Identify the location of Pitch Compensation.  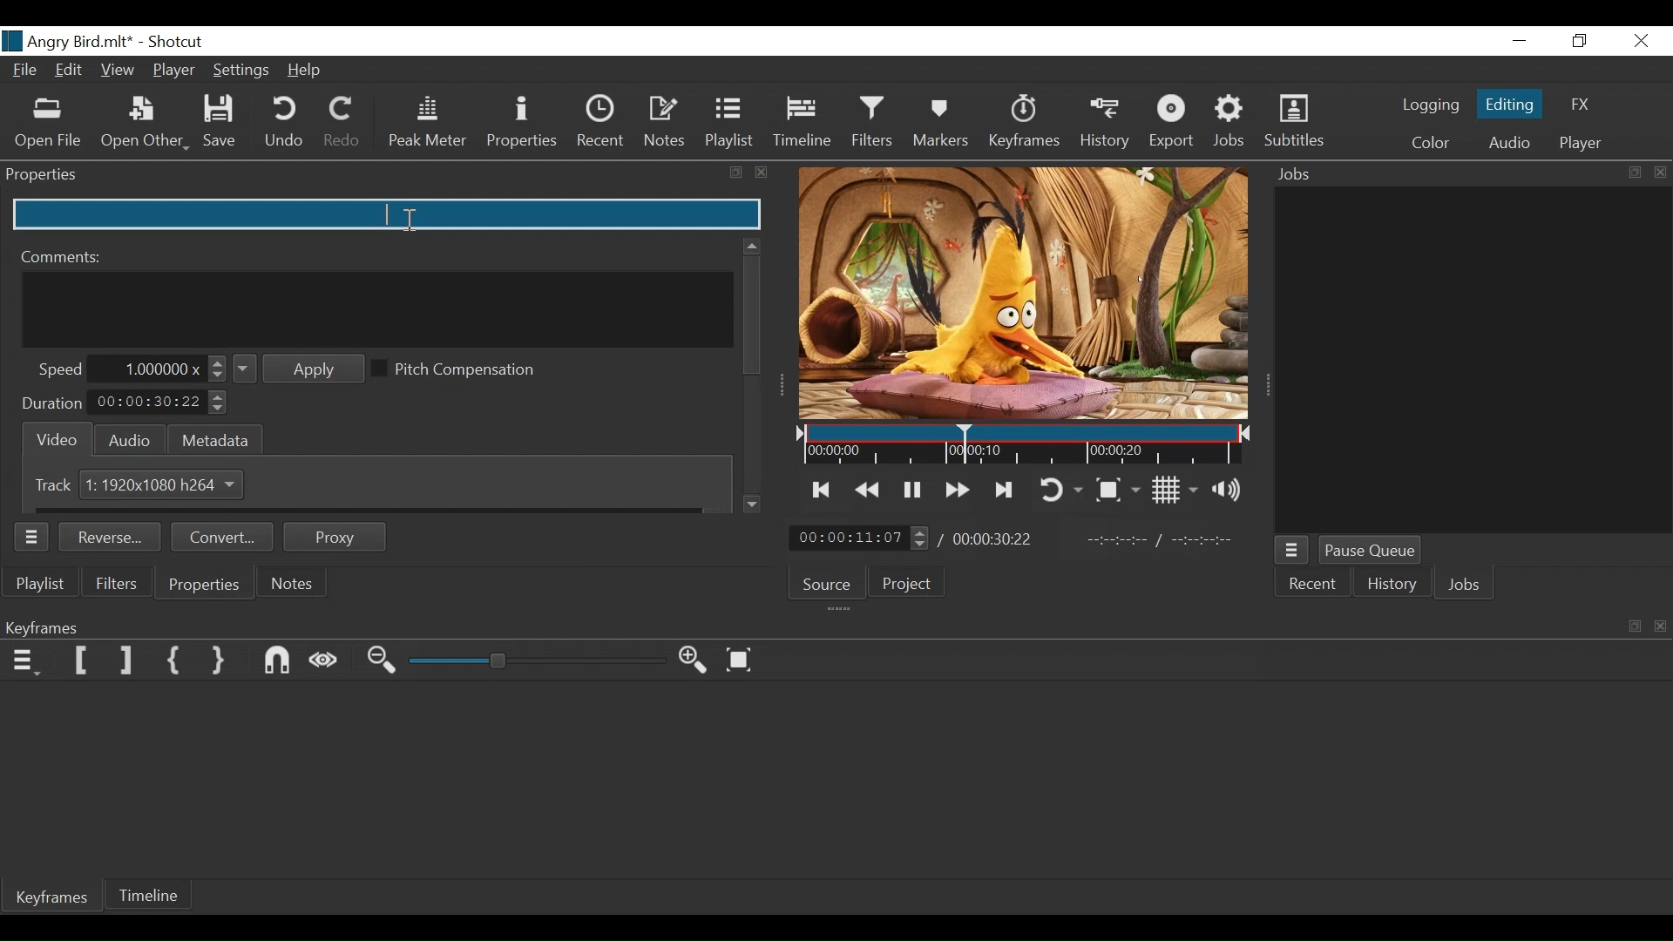
(461, 370).